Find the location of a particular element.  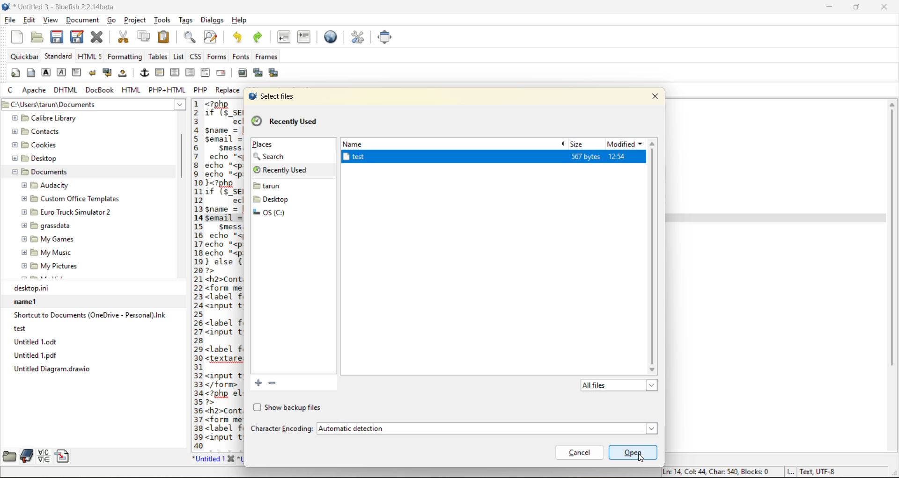

c is located at coordinates (12, 91).